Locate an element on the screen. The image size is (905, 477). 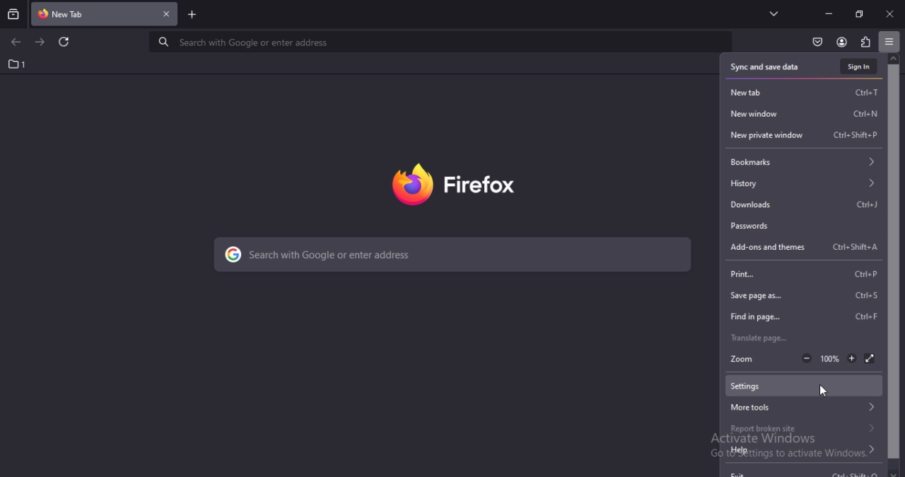
account is located at coordinates (841, 42).